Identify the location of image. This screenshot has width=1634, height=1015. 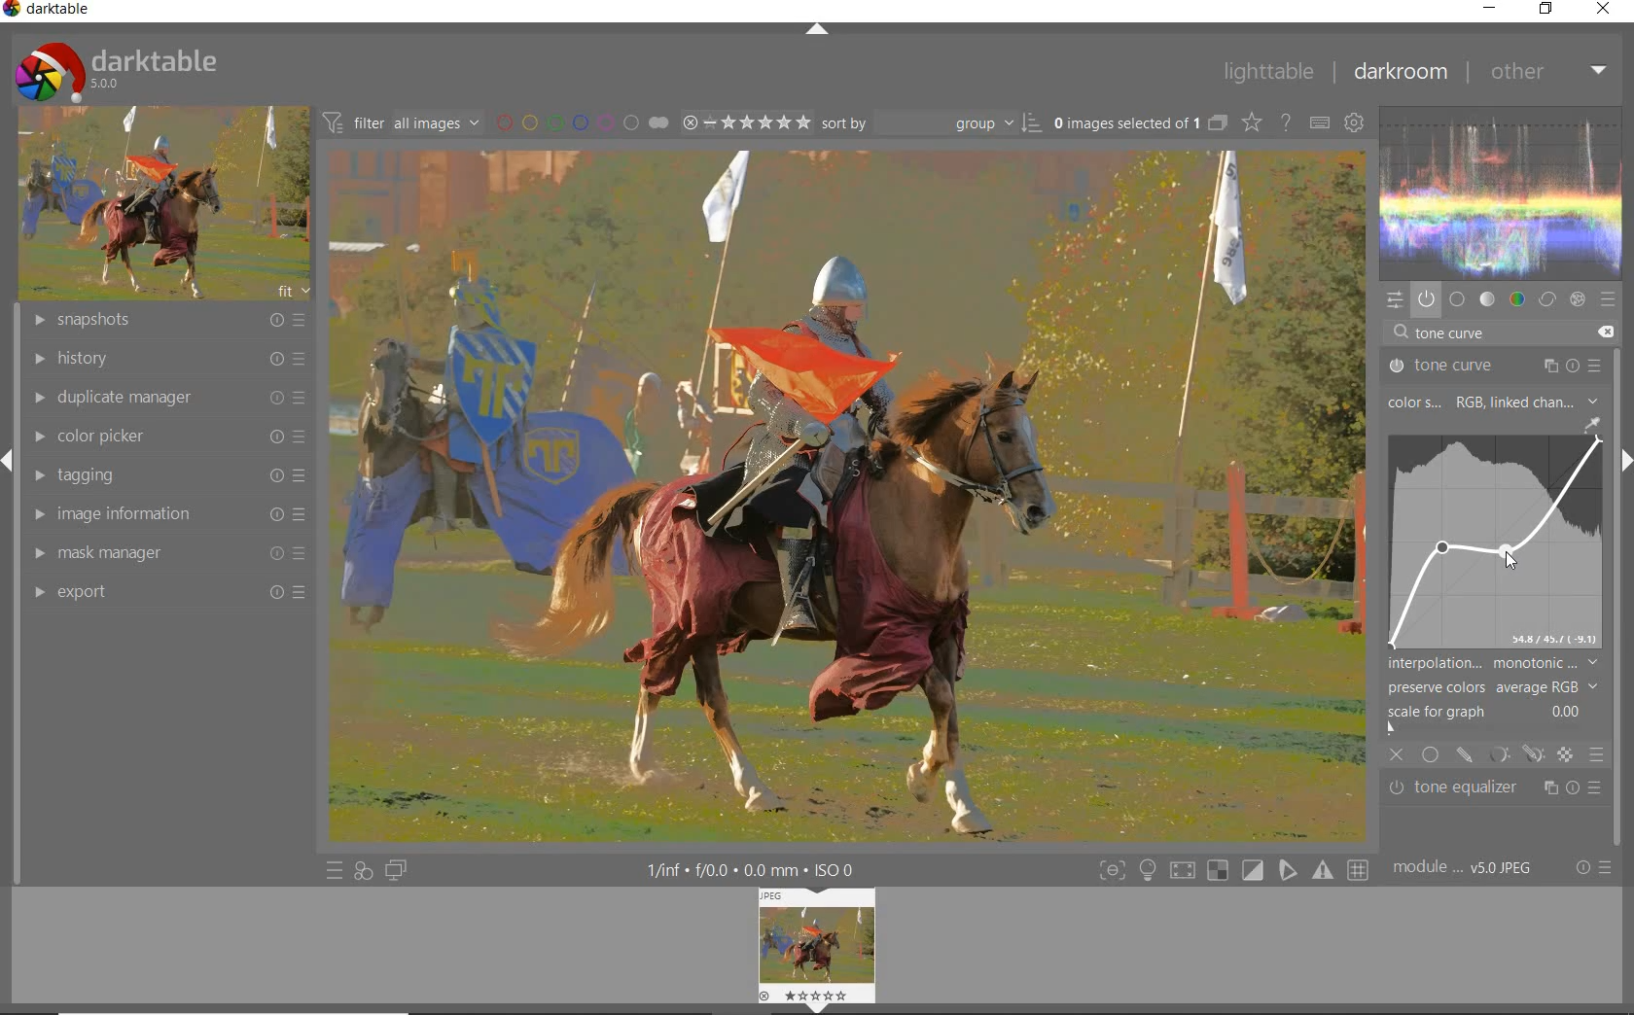
(160, 204).